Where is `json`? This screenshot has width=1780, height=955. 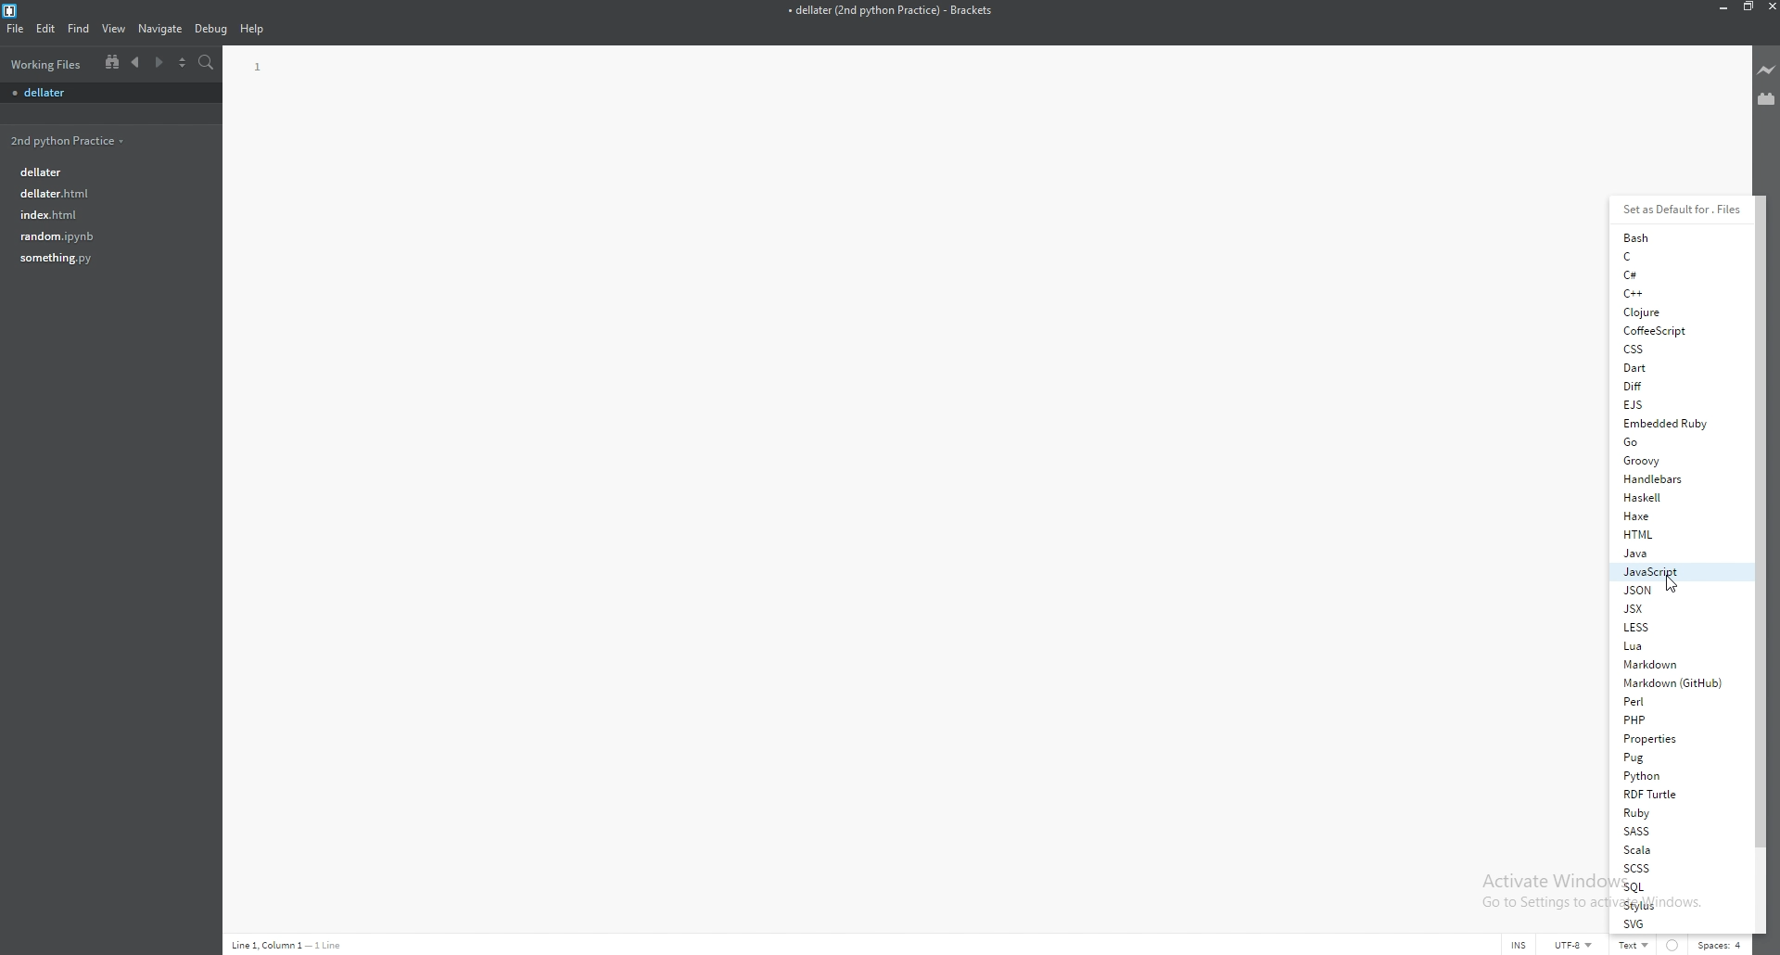
json is located at coordinates (1675, 590).